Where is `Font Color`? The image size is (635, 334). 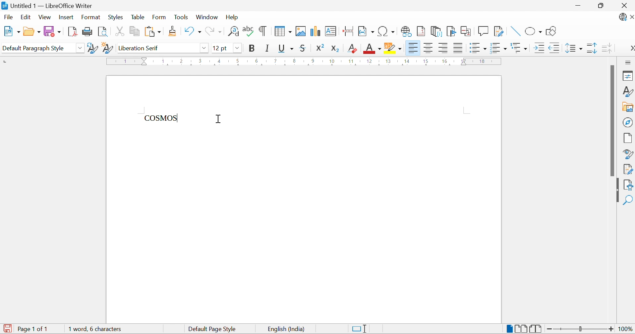 Font Color is located at coordinates (373, 48).